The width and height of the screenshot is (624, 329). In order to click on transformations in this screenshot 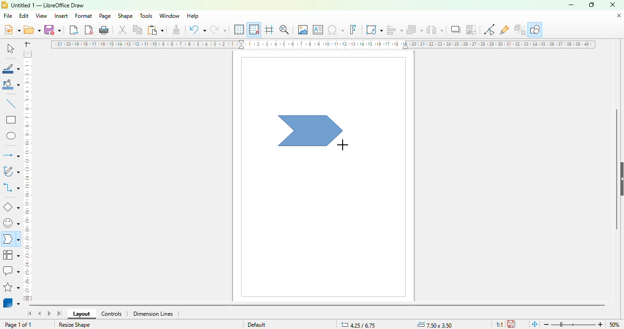, I will do `click(374, 29)`.